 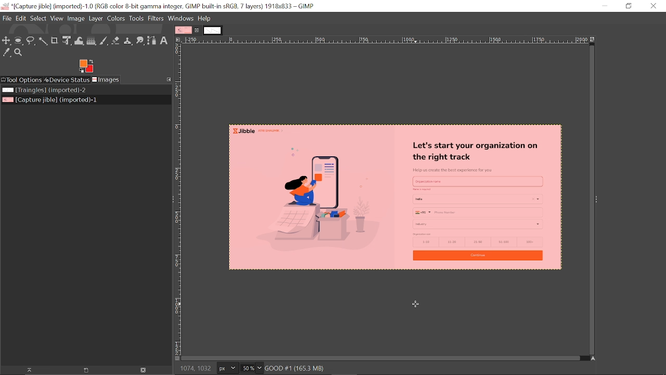 I want to click on Move tool, so click(x=7, y=41).